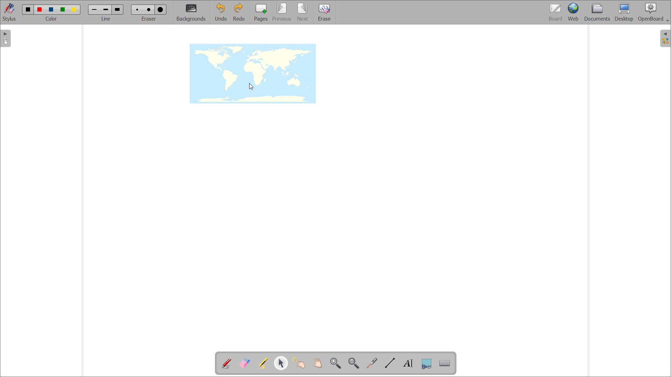 The height and width of the screenshot is (377, 671). Describe the element at coordinates (149, 19) in the screenshot. I see `eraser` at that location.